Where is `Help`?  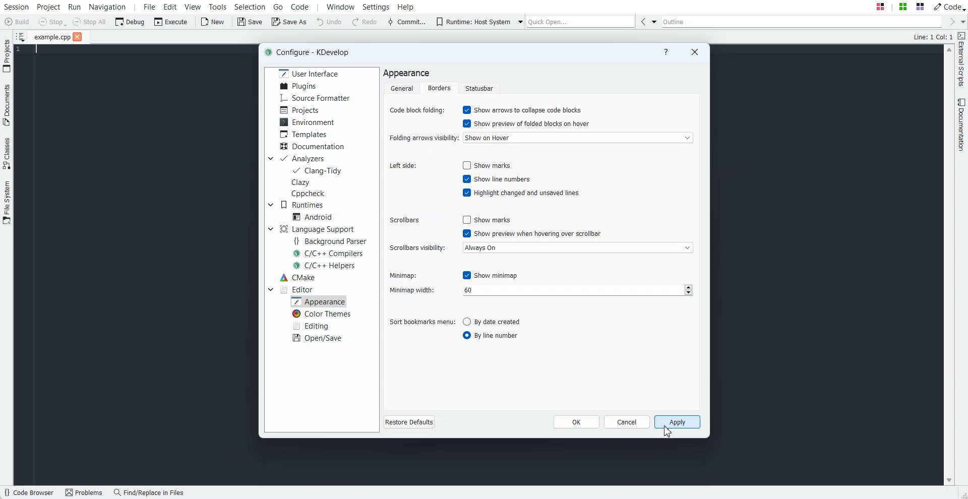
Help is located at coordinates (406, 7).